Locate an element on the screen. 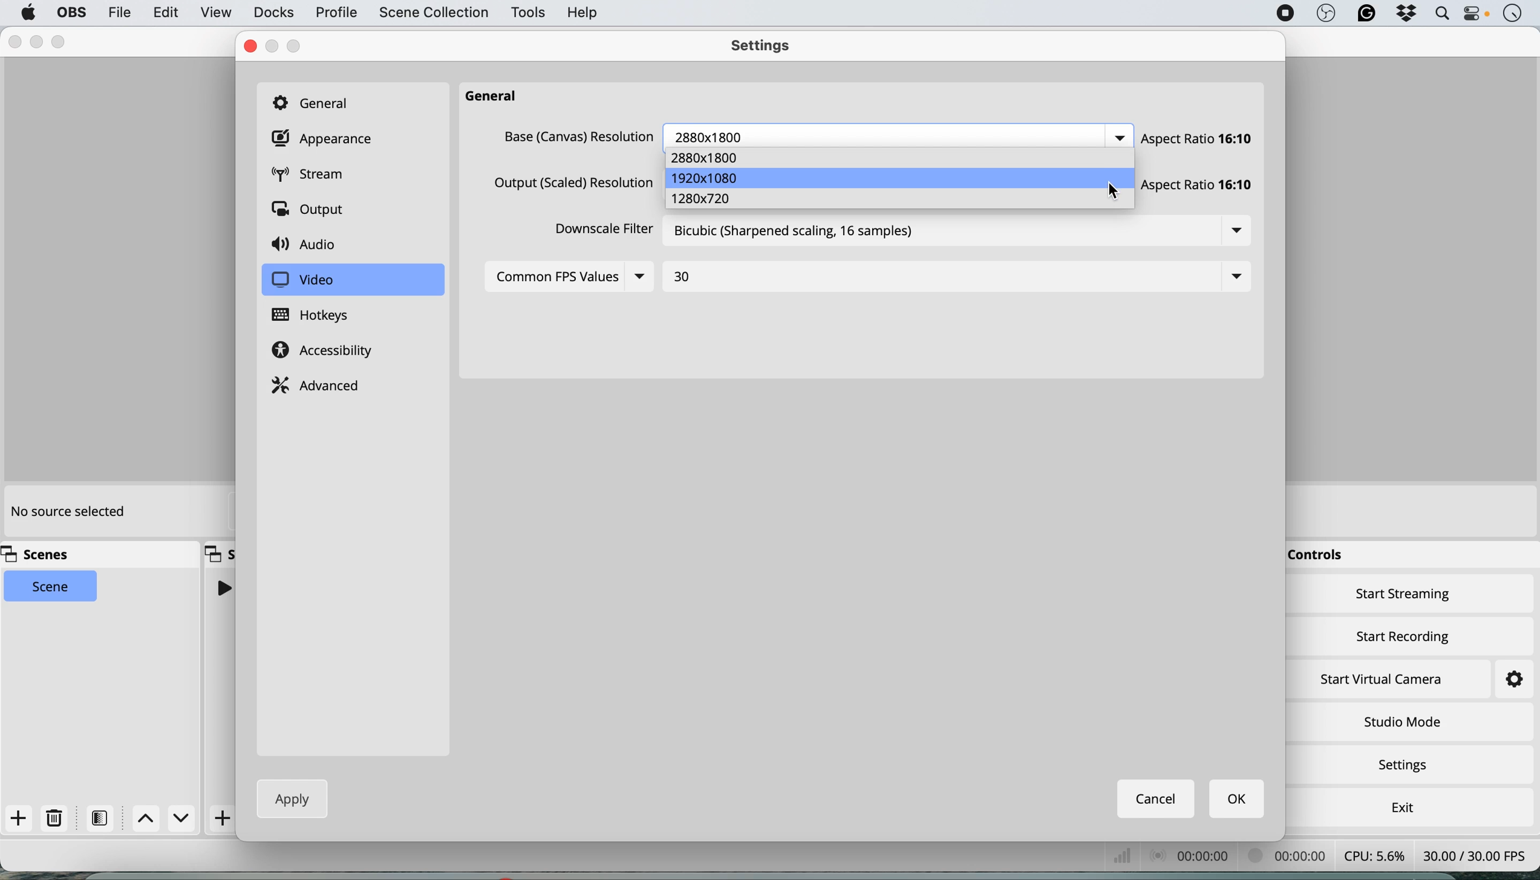 The width and height of the screenshot is (1540, 880). 30 is located at coordinates (684, 276).